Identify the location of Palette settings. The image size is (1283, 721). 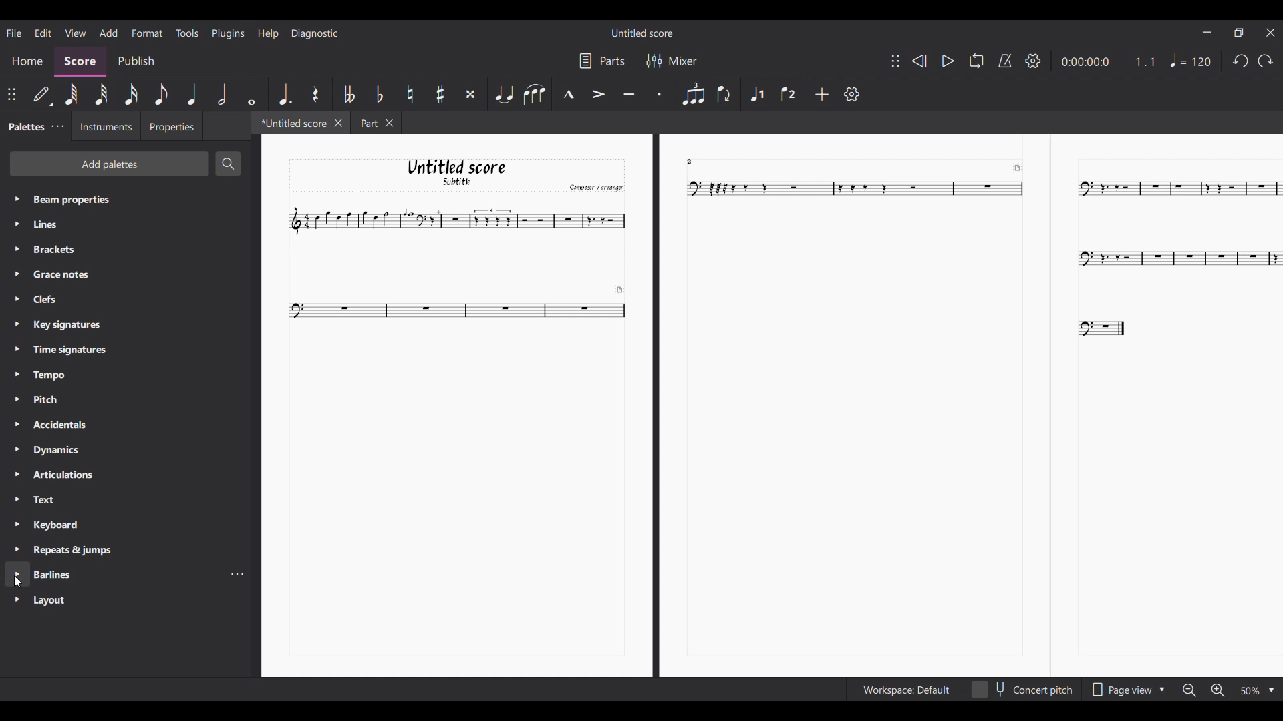
(74, 224).